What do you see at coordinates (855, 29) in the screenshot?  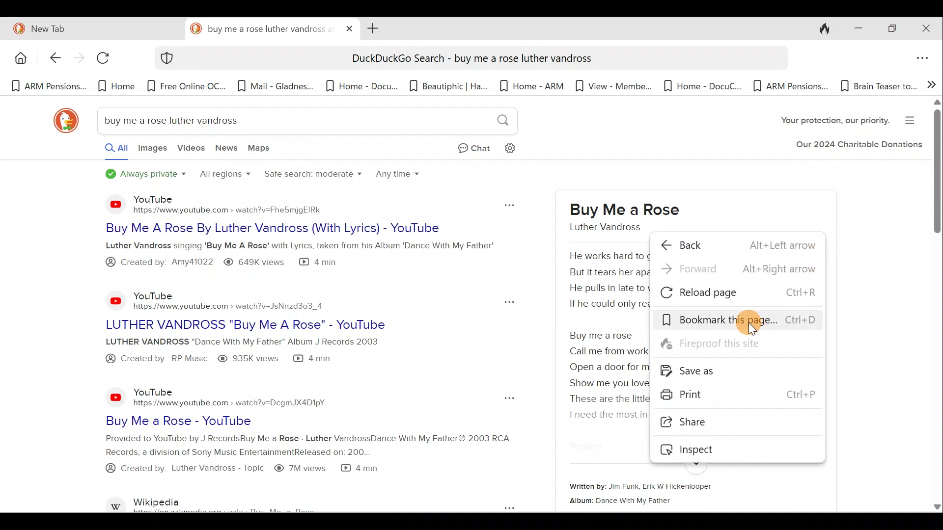 I see `Minimize` at bounding box center [855, 29].